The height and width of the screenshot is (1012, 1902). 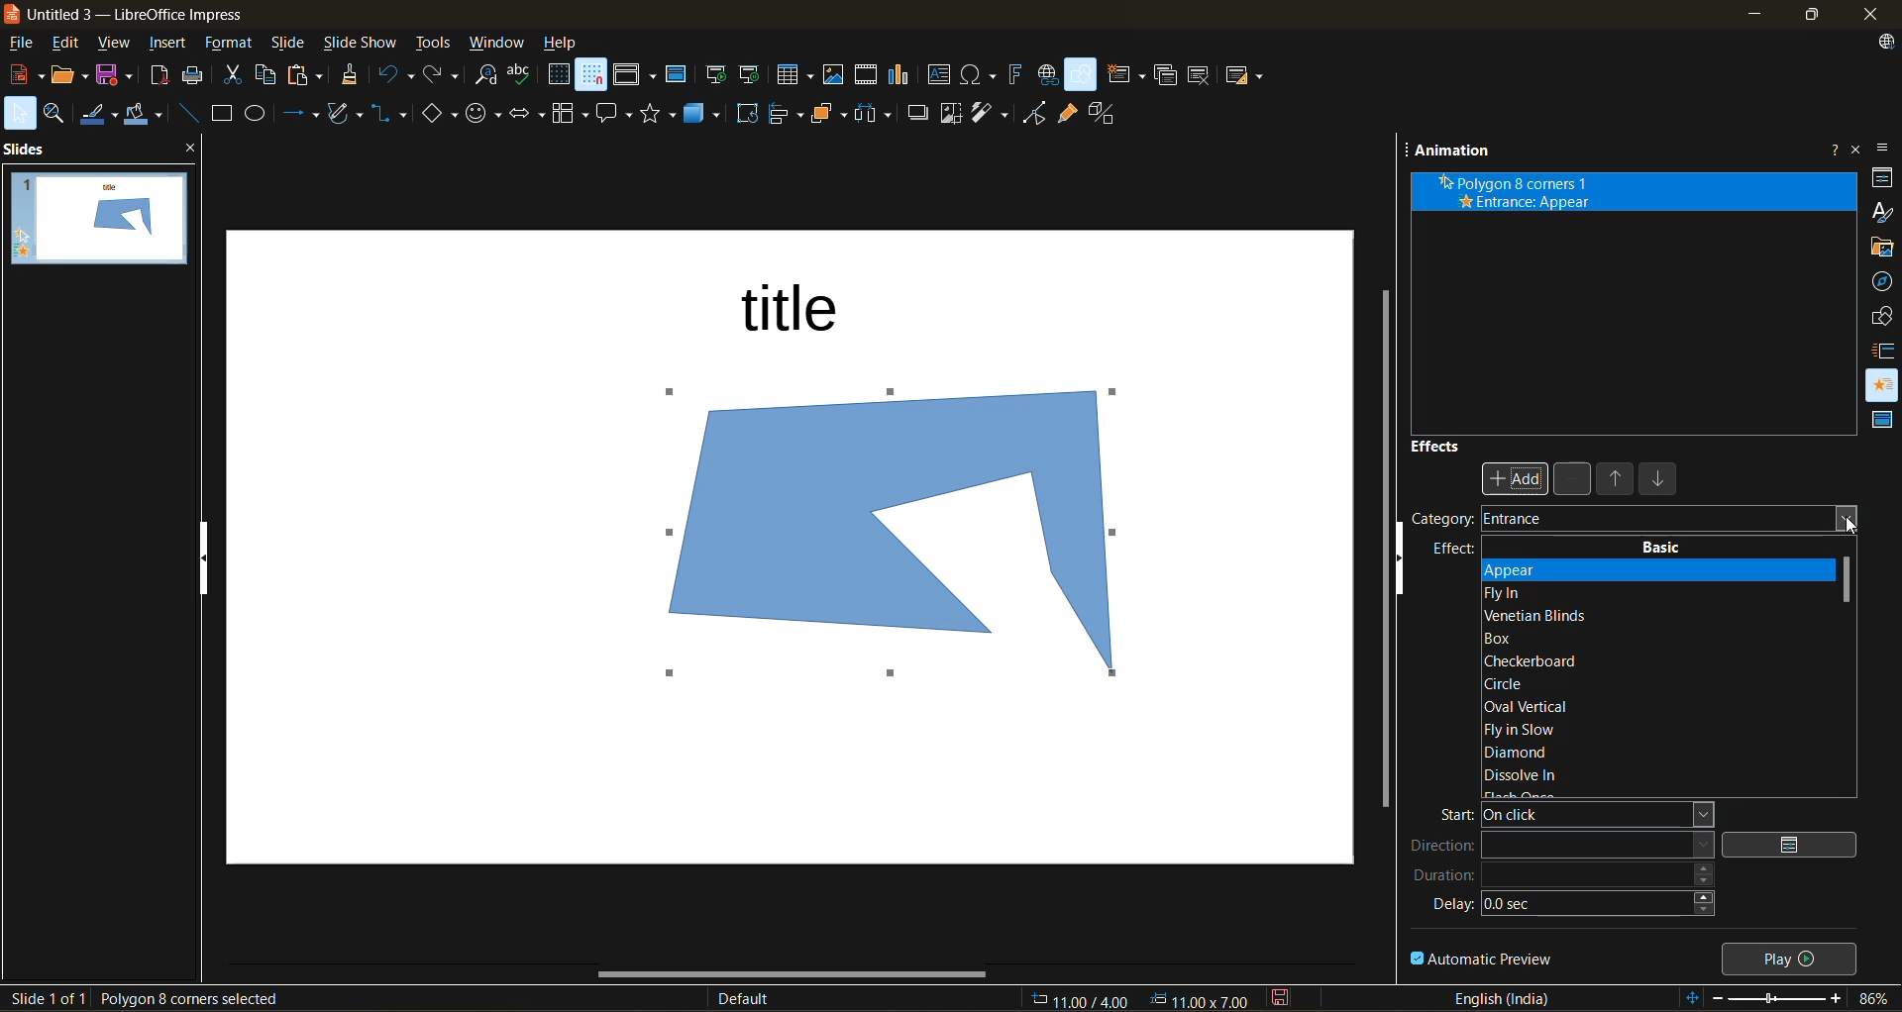 What do you see at coordinates (980, 77) in the screenshot?
I see `insert special characters` at bounding box center [980, 77].